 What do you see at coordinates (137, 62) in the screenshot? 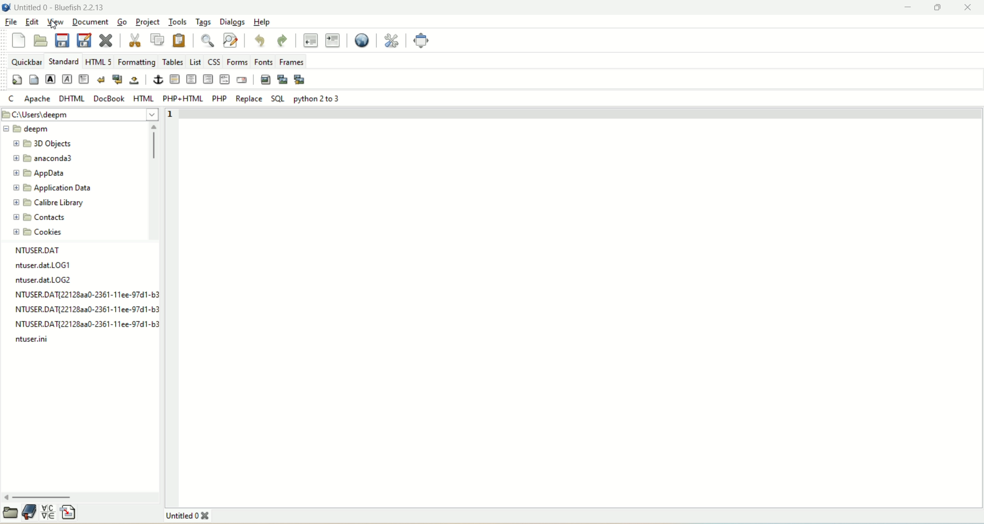
I see `formatting` at bounding box center [137, 62].